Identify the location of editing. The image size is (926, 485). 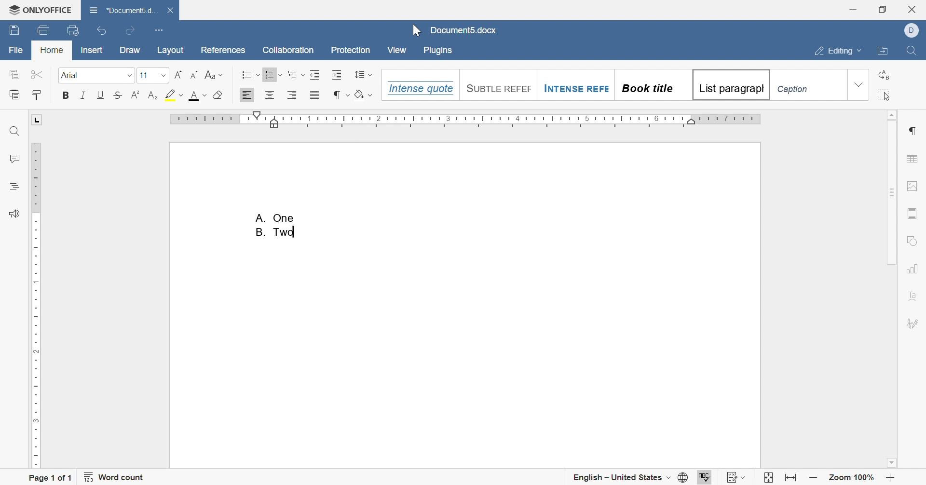
(839, 51).